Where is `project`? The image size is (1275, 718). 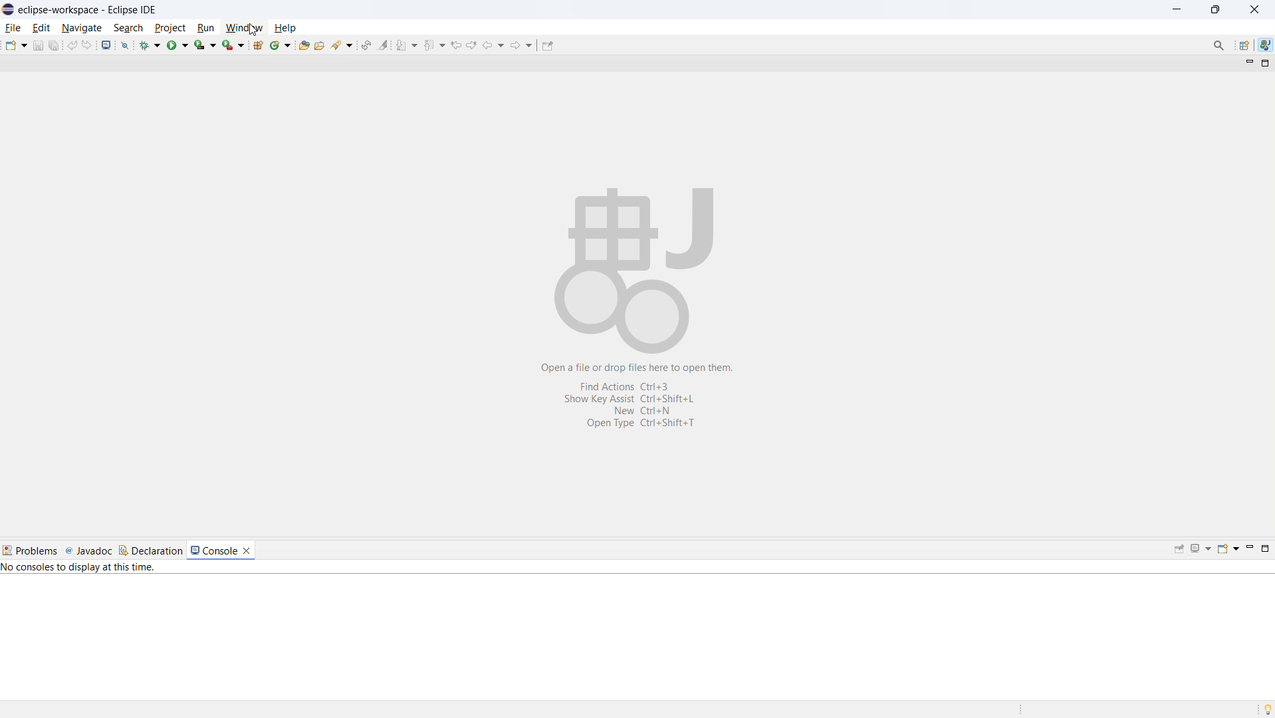 project is located at coordinates (170, 27).